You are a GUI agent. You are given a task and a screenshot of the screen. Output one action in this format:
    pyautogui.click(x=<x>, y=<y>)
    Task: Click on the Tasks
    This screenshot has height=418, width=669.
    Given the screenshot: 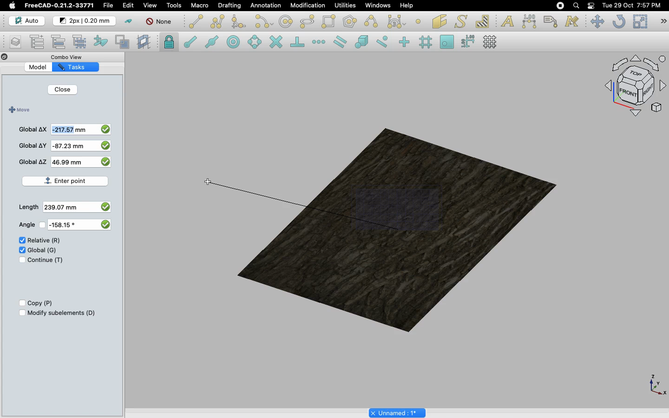 What is the action you would take?
    pyautogui.click(x=81, y=66)
    